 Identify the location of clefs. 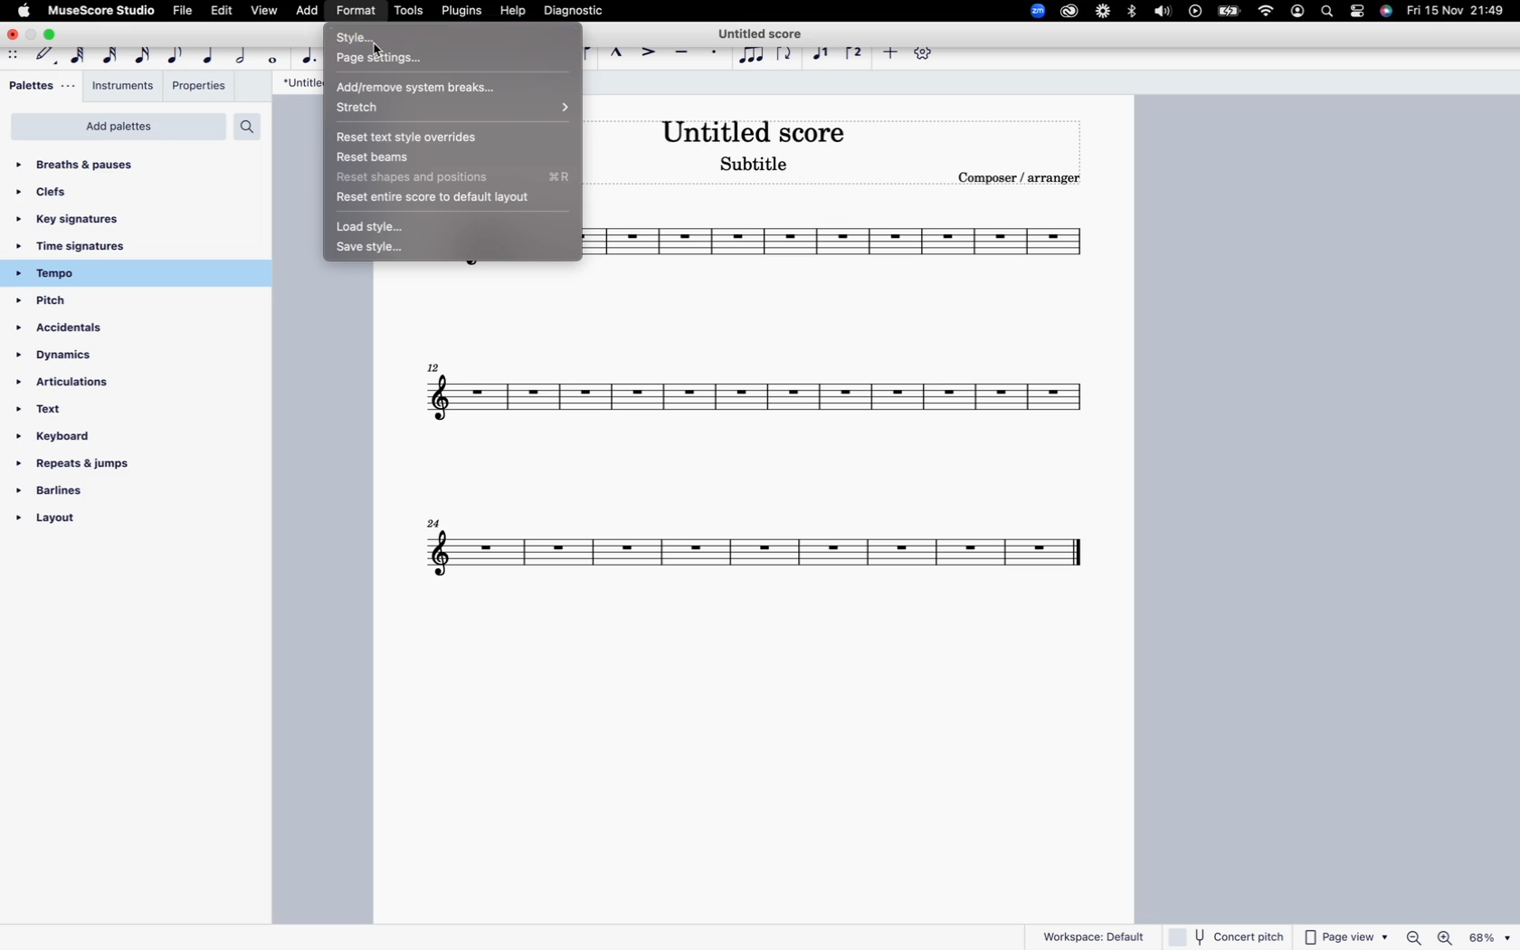
(73, 192).